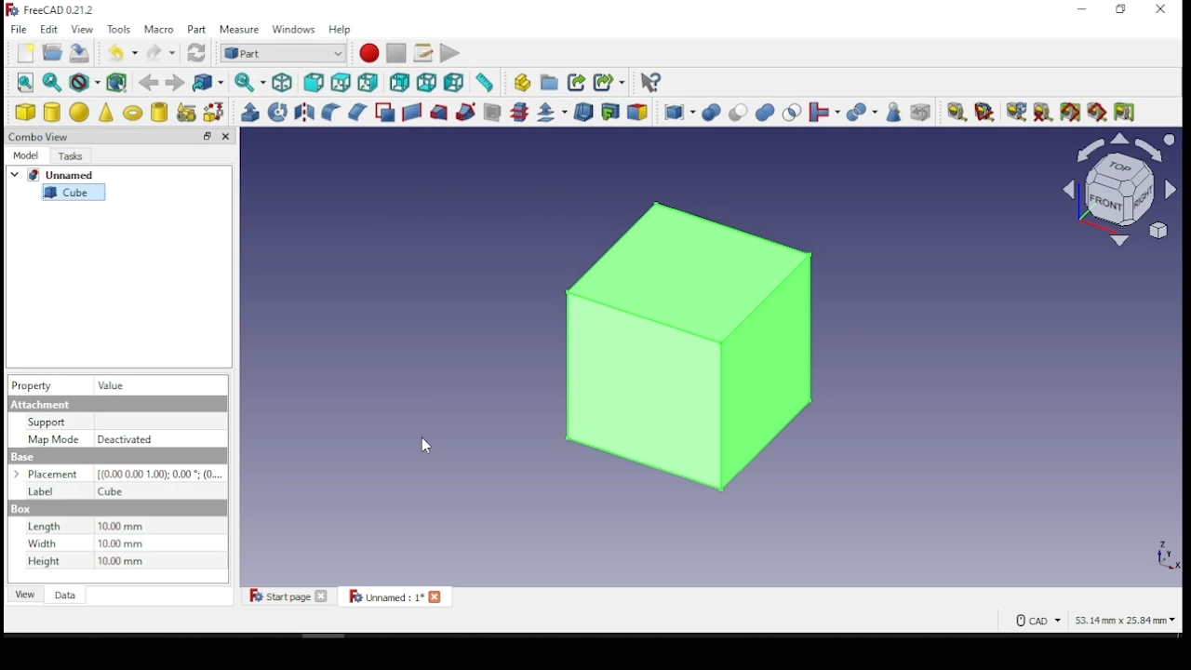 This screenshot has width=1191, height=670. Describe the element at coordinates (547, 82) in the screenshot. I see `create group` at that location.